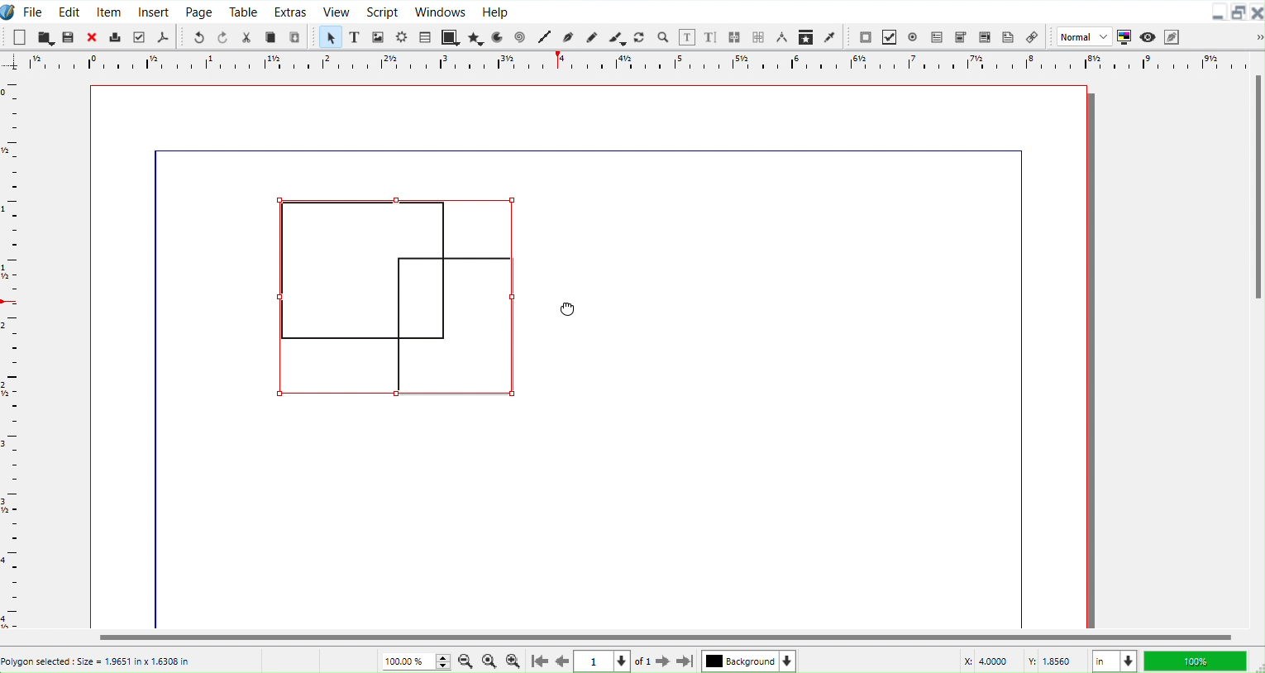 This screenshot has width=1265, height=673. What do you see at coordinates (1008, 36) in the screenshot?
I see `Text Annotation` at bounding box center [1008, 36].